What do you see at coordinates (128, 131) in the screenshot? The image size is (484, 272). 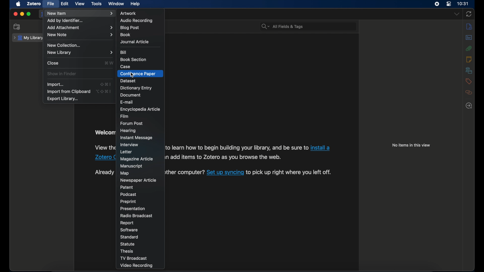 I see `hearing` at bounding box center [128, 131].